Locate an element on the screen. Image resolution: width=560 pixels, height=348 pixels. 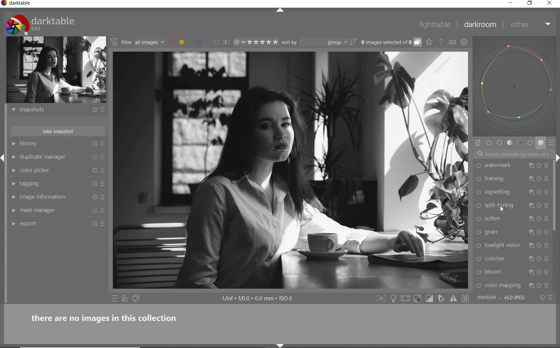
display a second darkroom image window is located at coordinates (136, 299).